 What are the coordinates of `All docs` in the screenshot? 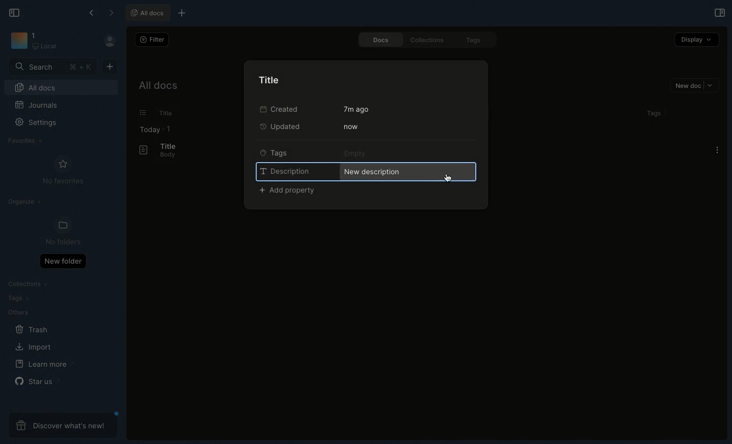 It's located at (146, 13).